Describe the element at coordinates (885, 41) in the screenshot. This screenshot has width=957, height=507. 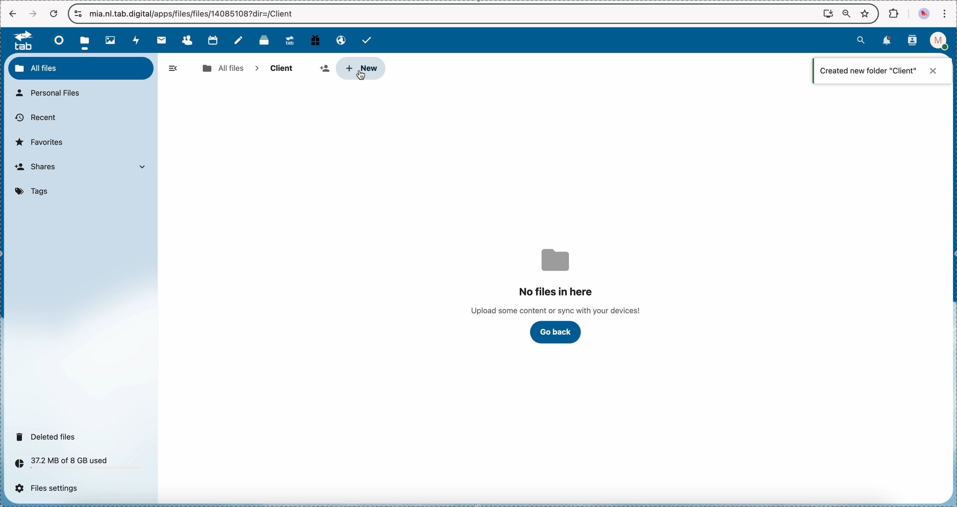
I see `notifications` at that location.